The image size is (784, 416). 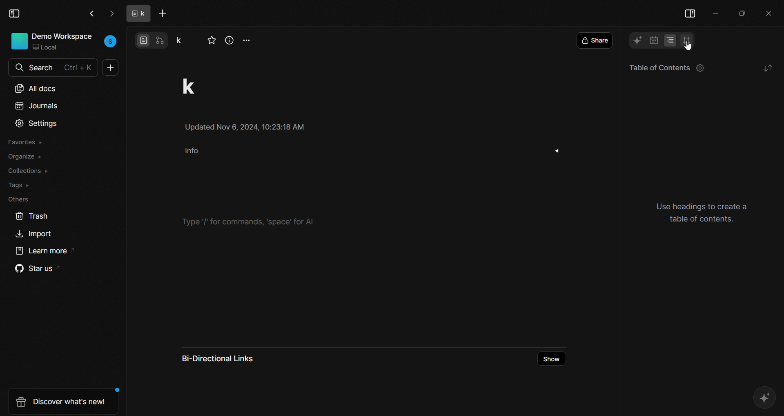 I want to click on go next, so click(x=111, y=13).